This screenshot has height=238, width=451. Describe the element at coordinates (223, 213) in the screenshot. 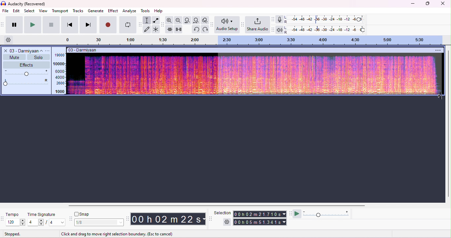

I see `selection` at that location.